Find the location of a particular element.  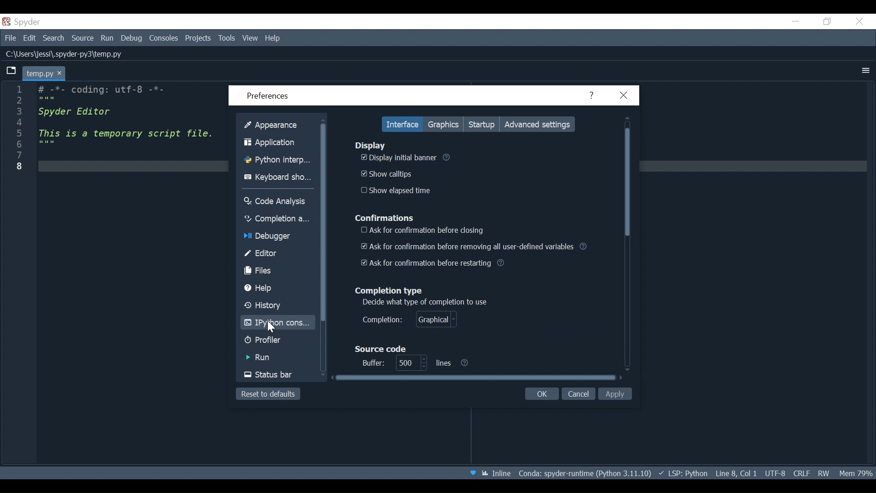

Help is located at coordinates (271, 288).